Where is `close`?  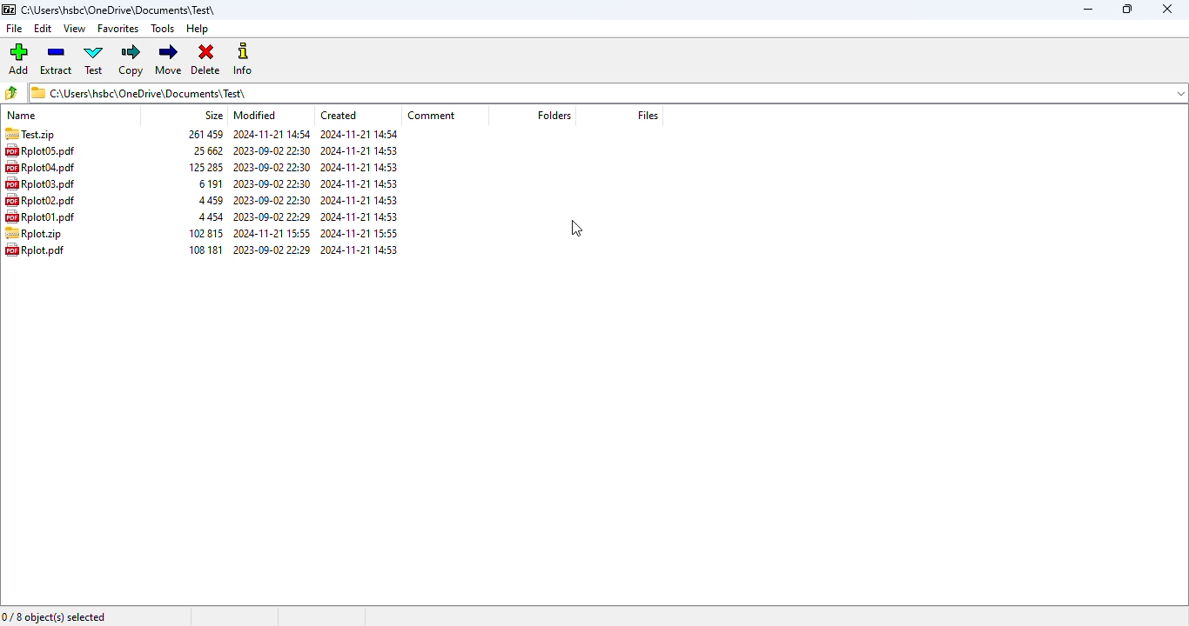 close is located at coordinates (1169, 9).